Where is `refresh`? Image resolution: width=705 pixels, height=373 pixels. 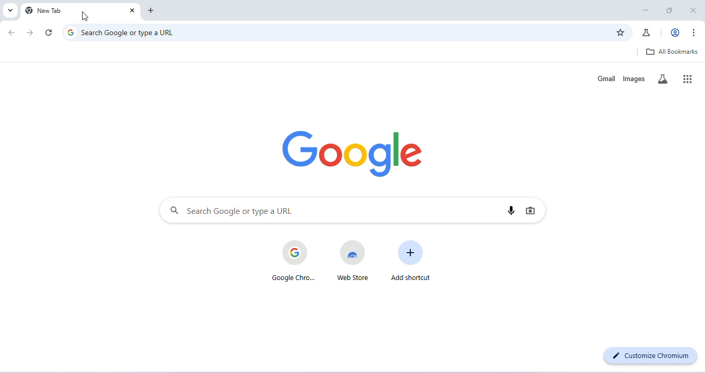 refresh is located at coordinates (50, 33).